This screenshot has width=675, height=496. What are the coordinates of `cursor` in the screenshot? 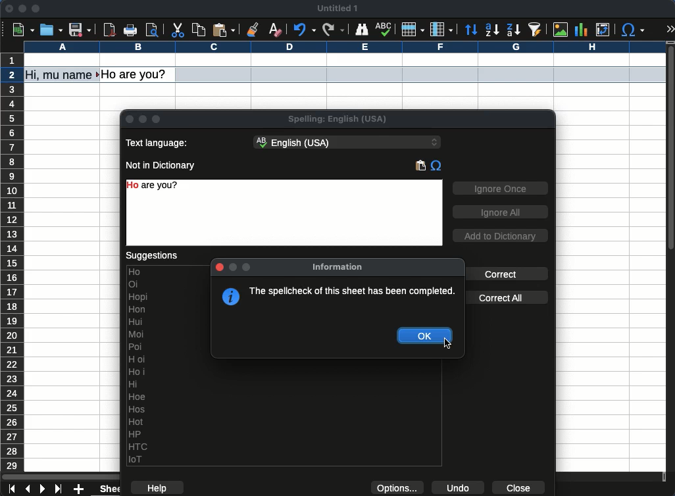 It's located at (448, 345).